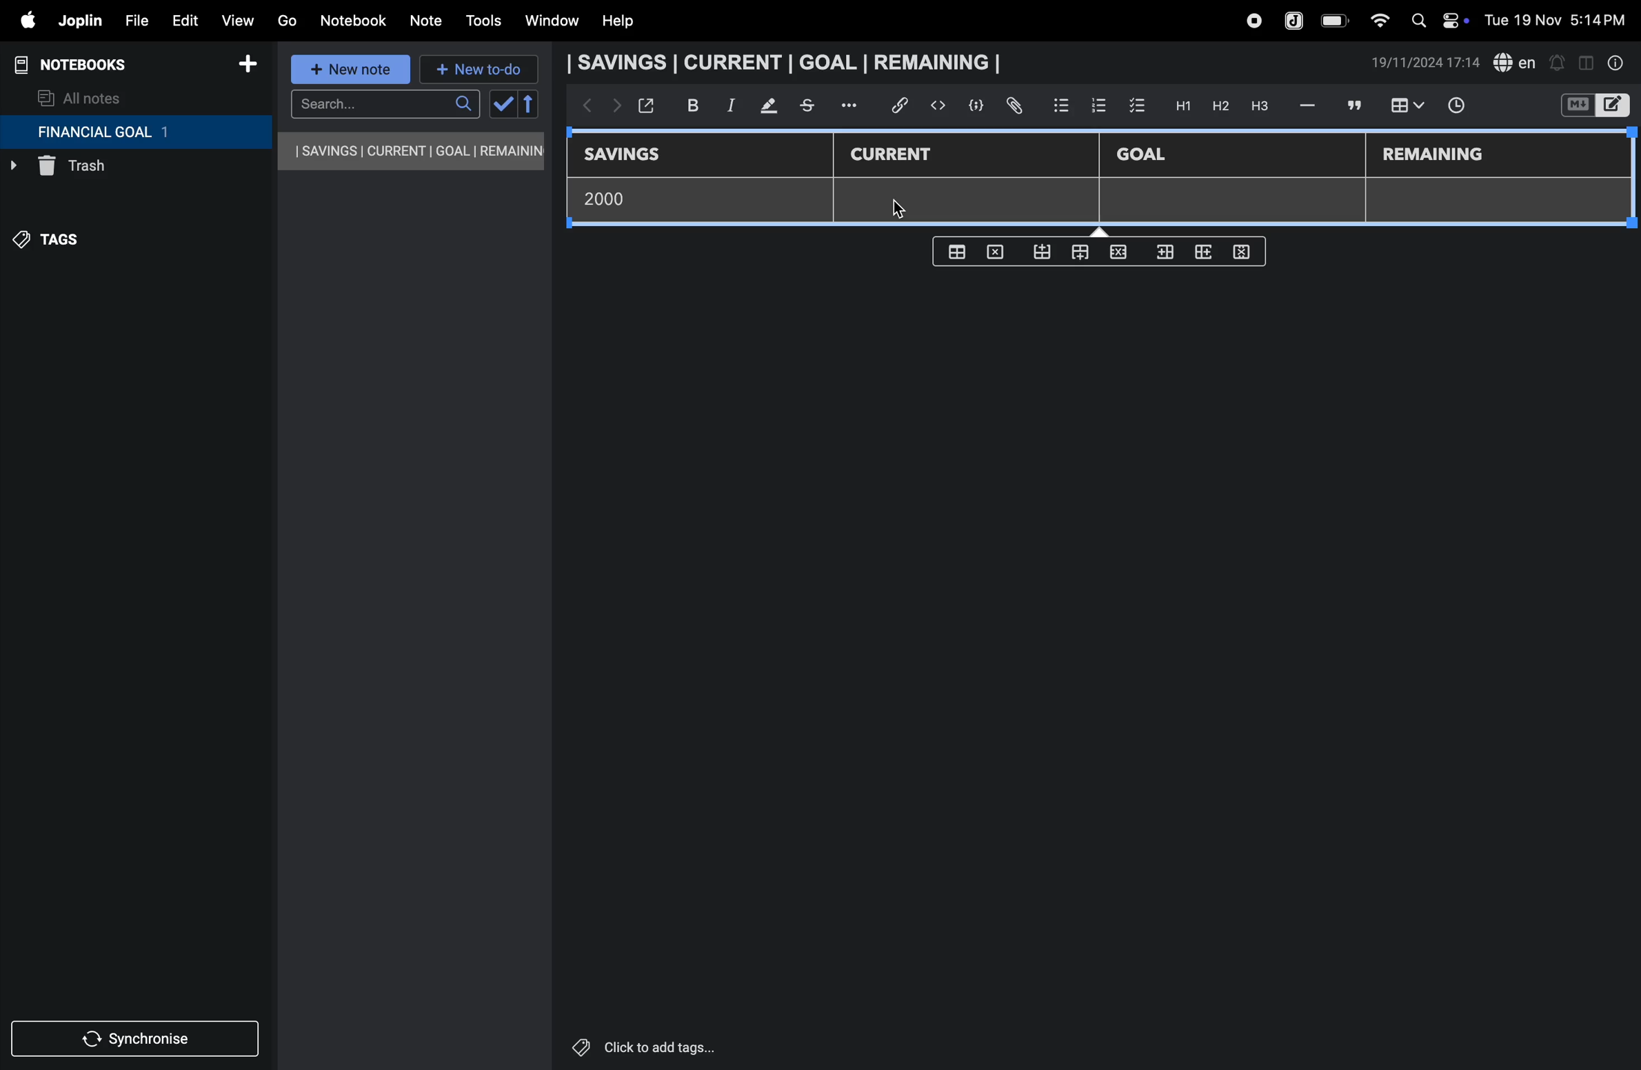 The width and height of the screenshot is (1641, 1070). I want to click on insert table, so click(1405, 107).